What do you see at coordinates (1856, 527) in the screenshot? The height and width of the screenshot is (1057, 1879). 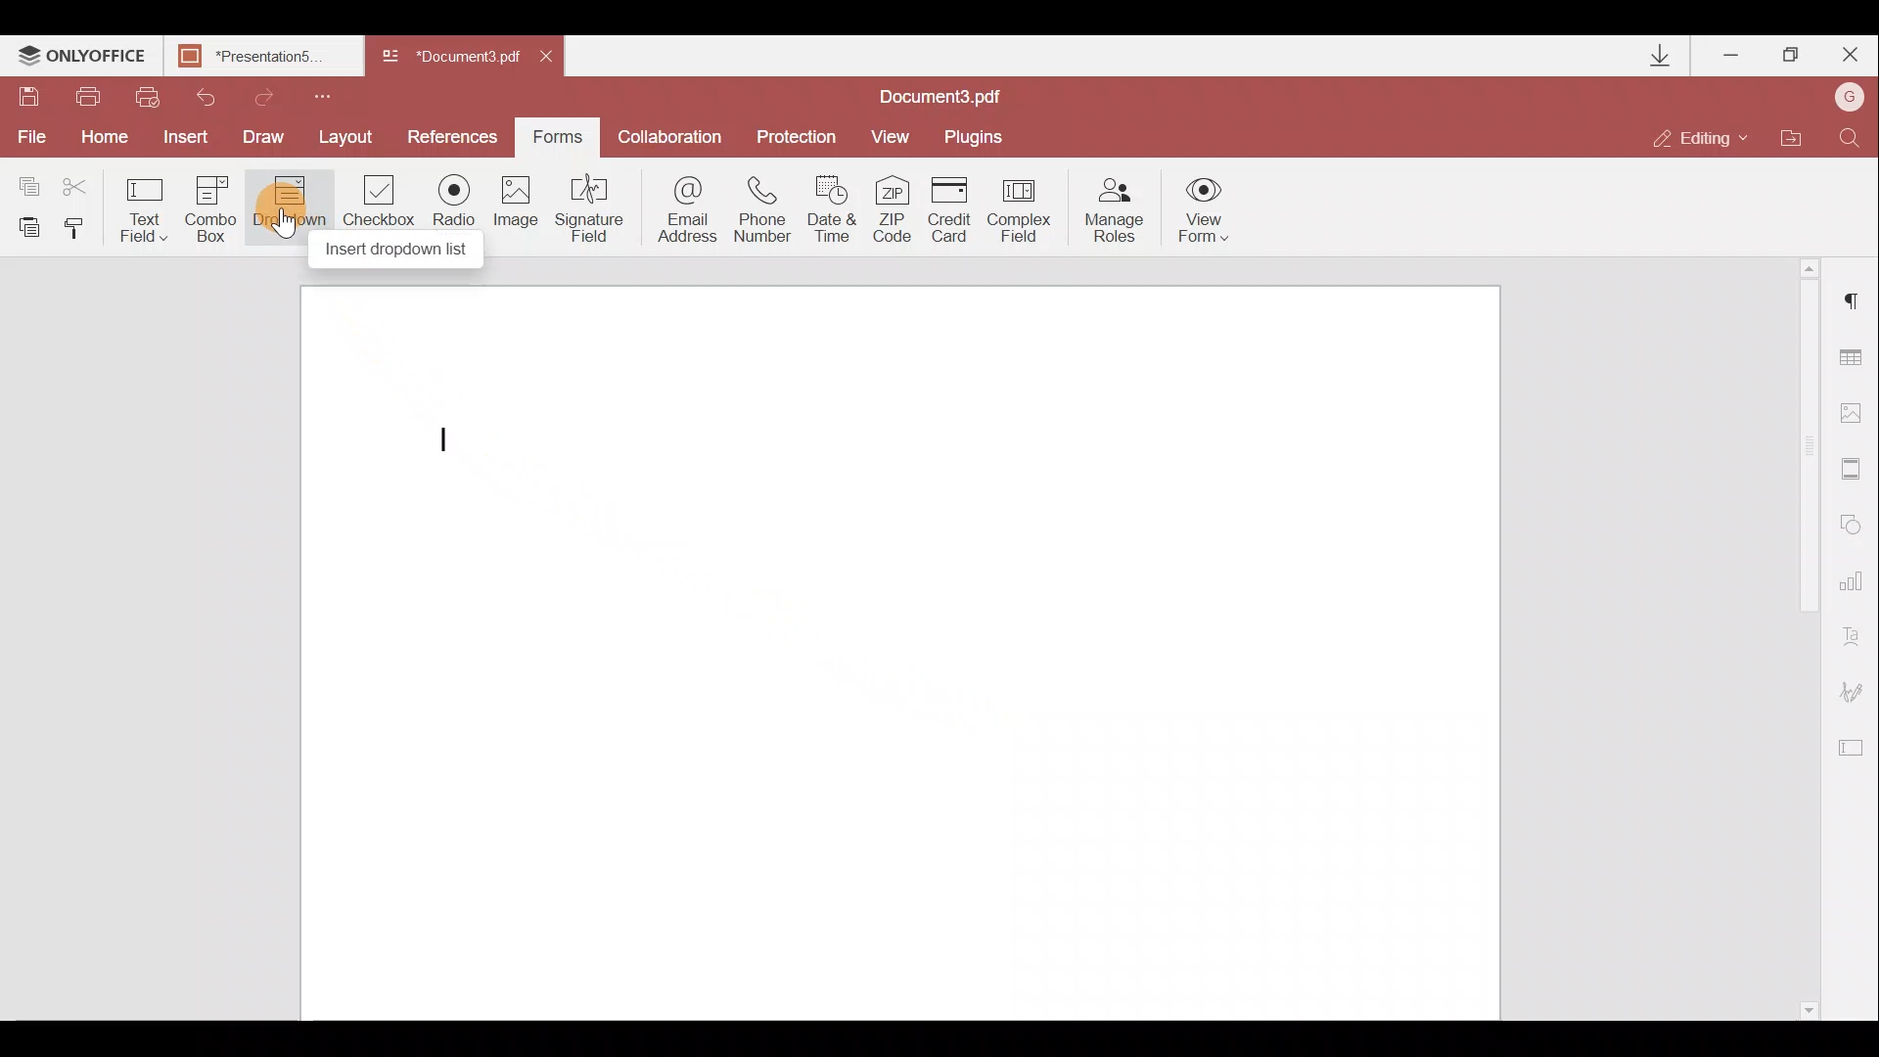 I see `Shapes settings` at bounding box center [1856, 527].